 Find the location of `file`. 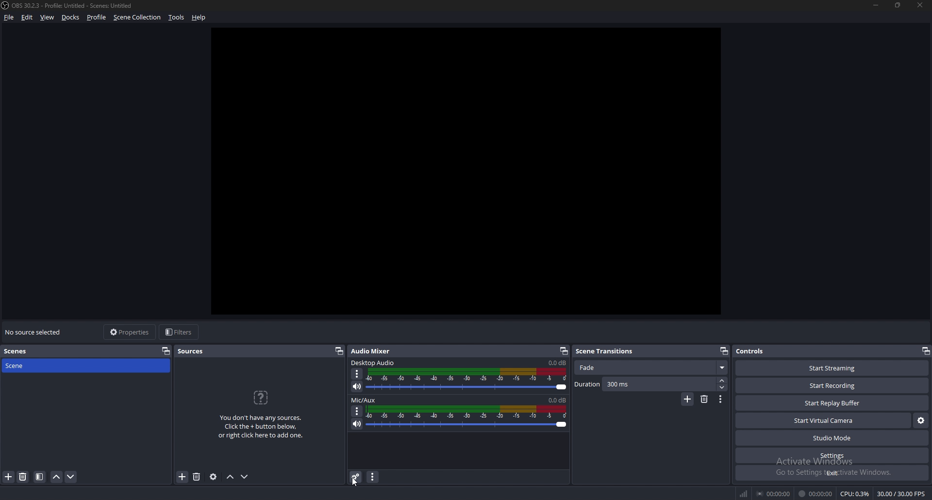

file is located at coordinates (9, 17).